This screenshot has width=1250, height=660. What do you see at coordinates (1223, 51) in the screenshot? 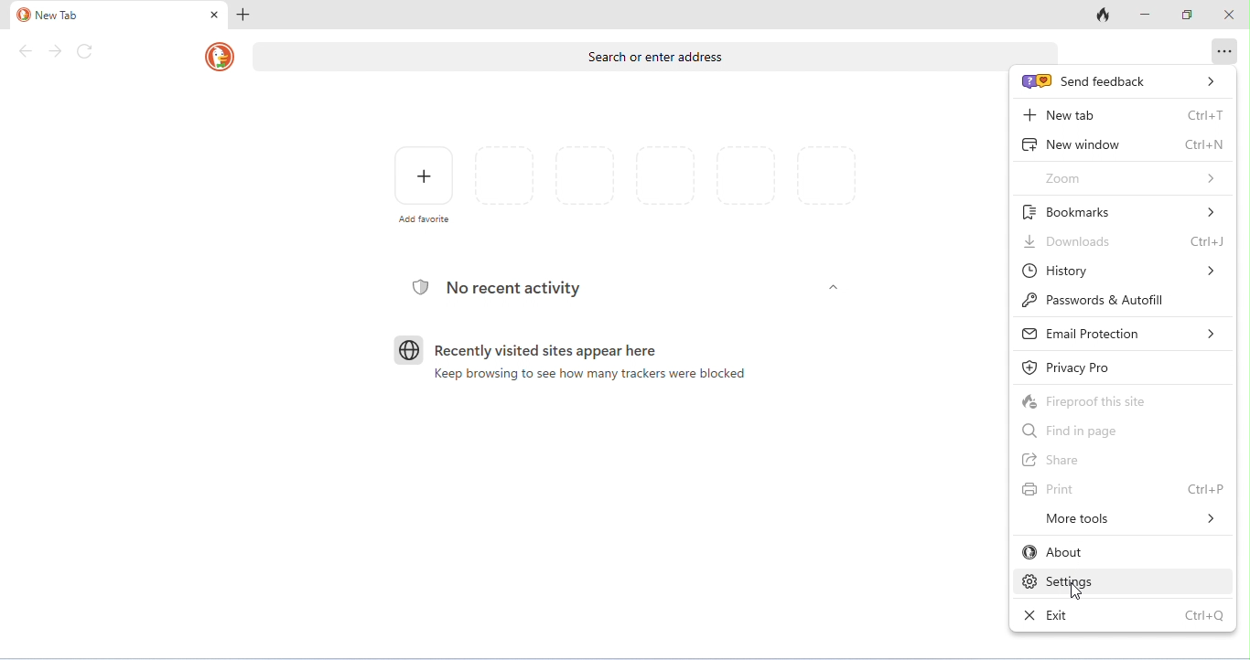
I see `send feedback, new tab, new window, settings and more` at bounding box center [1223, 51].